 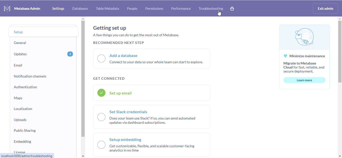 I want to click on uploads, so click(x=20, y=119).